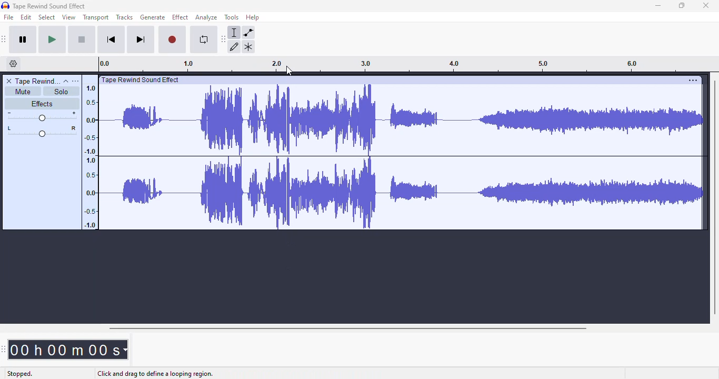 The width and height of the screenshot is (719, 379). What do you see at coordinates (140, 80) in the screenshot?
I see `| Tape Rewind Sound Effect` at bounding box center [140, 80].